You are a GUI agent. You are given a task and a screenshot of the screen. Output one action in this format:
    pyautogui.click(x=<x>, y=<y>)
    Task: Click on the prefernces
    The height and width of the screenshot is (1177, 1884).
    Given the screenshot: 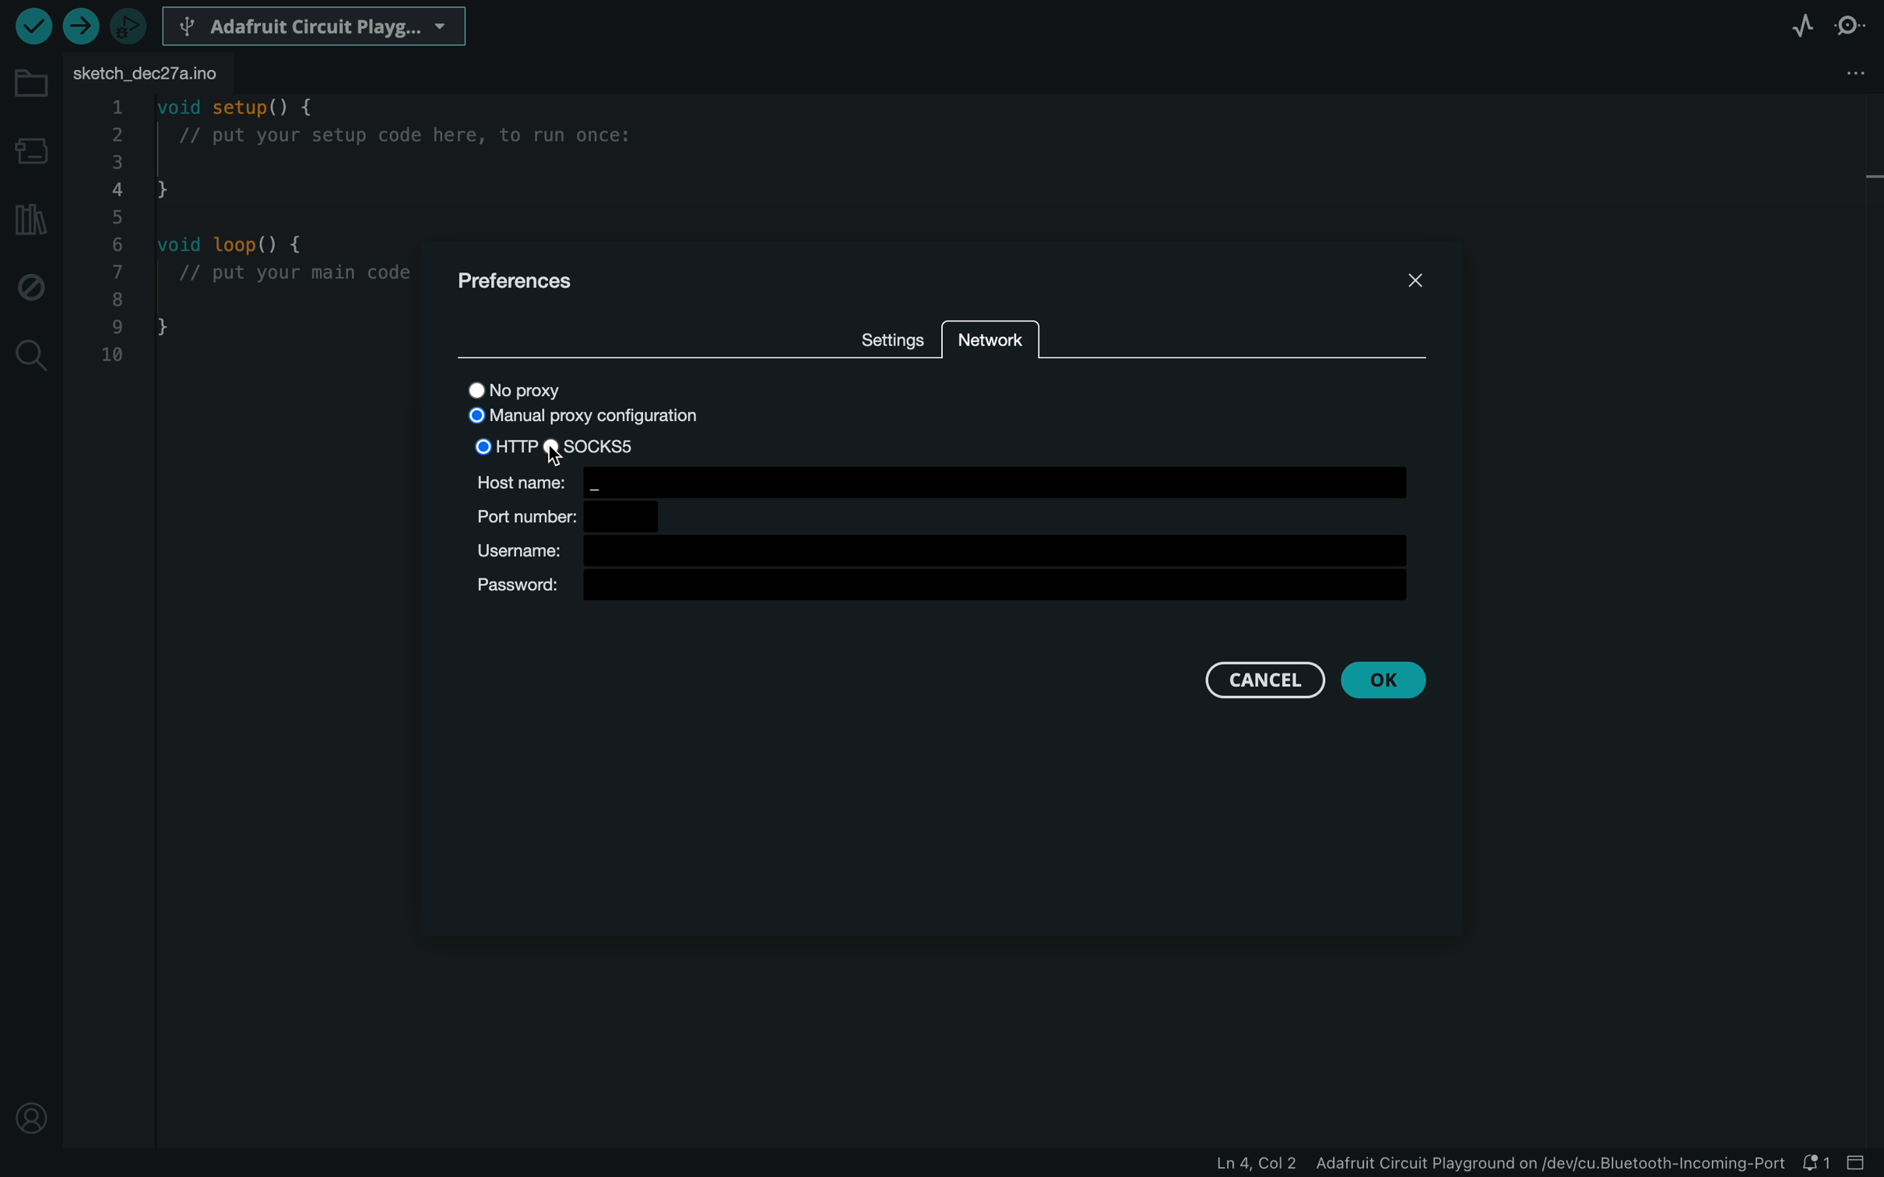 What is the action you would take?
    pyautogui.click(x=529, y=284)
    